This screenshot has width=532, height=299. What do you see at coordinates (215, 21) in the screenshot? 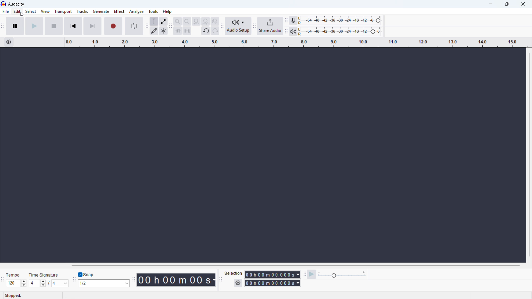
I see `toggle zoom` at bounding box center [215, 21].